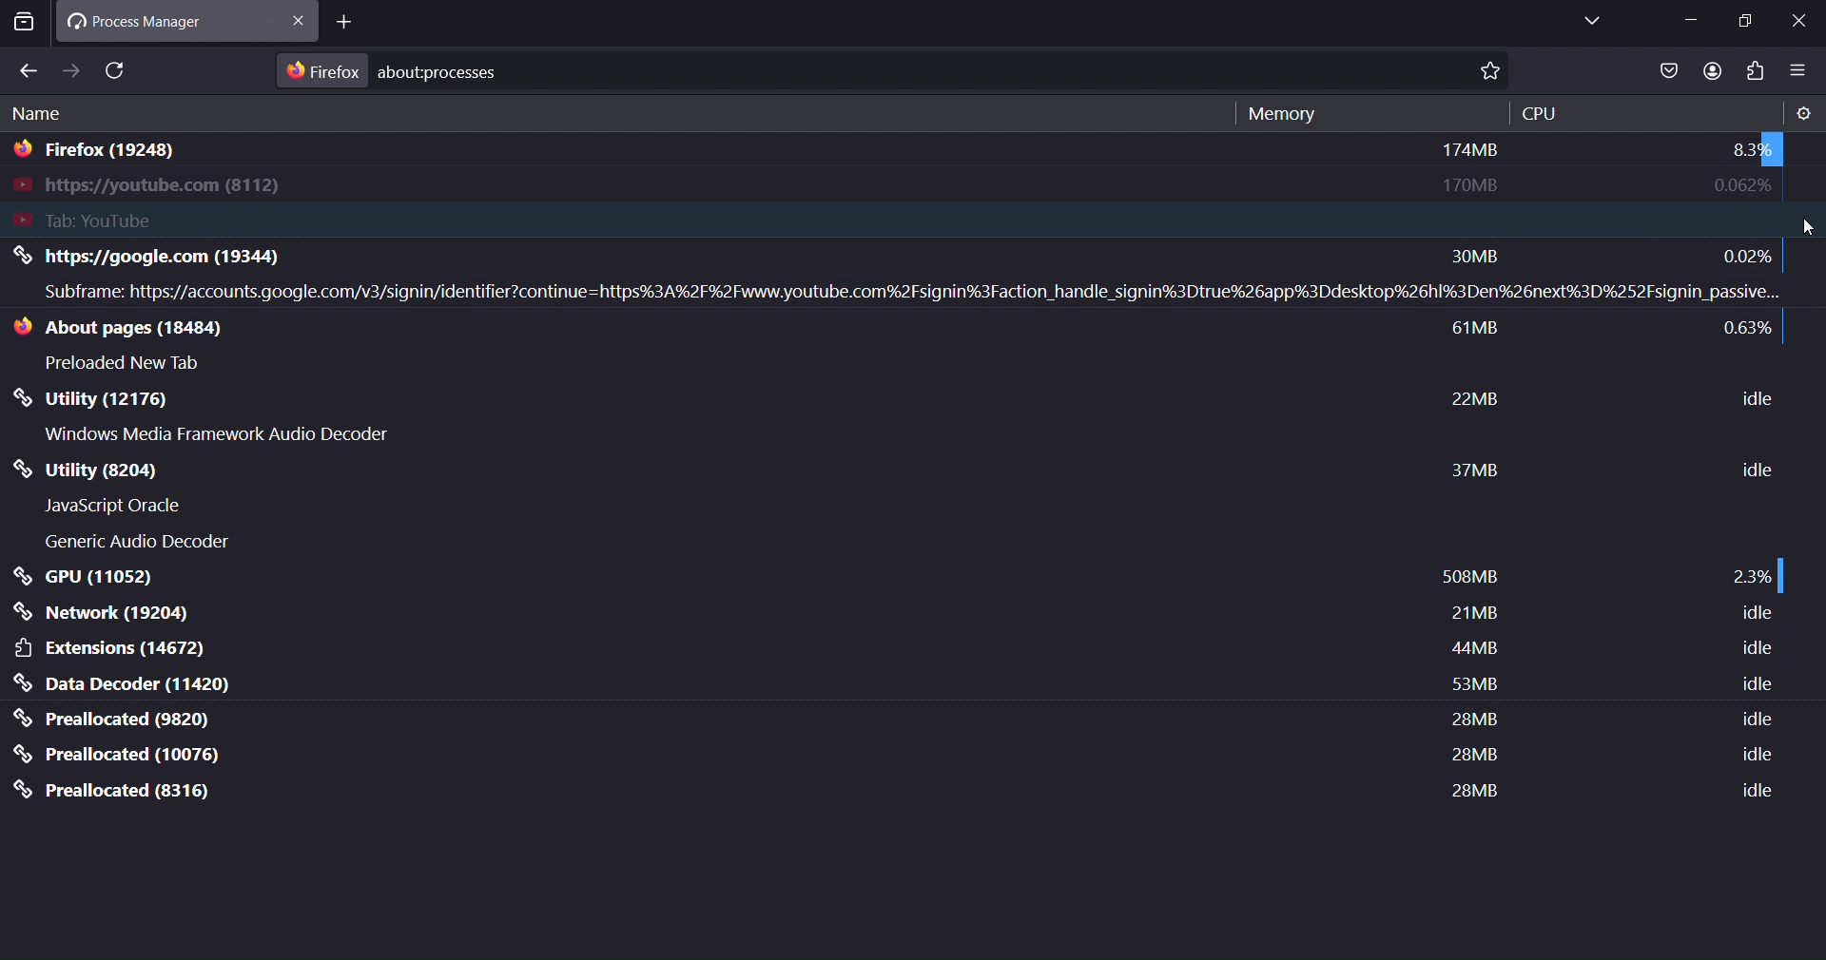  I want to click on memory, so click(1278, 114).